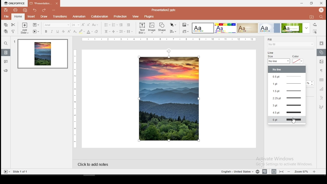  I want to click on background fill, so click(290, 42).